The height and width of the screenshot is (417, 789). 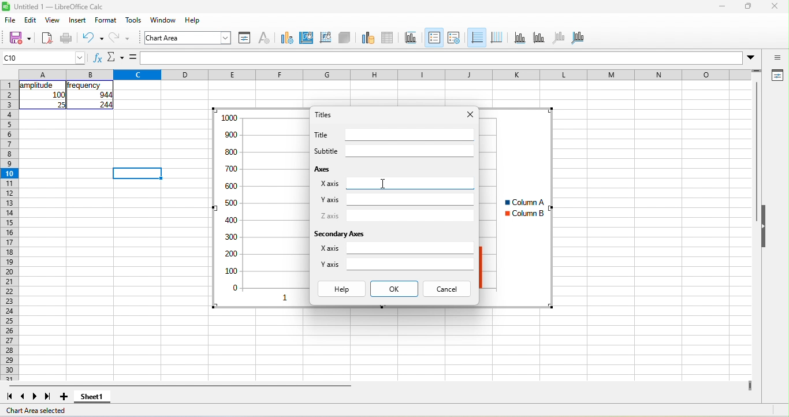 What do you see at coordinates (323, 114) in the screenshot?
I see `titles` at bounding box center [323, 114].